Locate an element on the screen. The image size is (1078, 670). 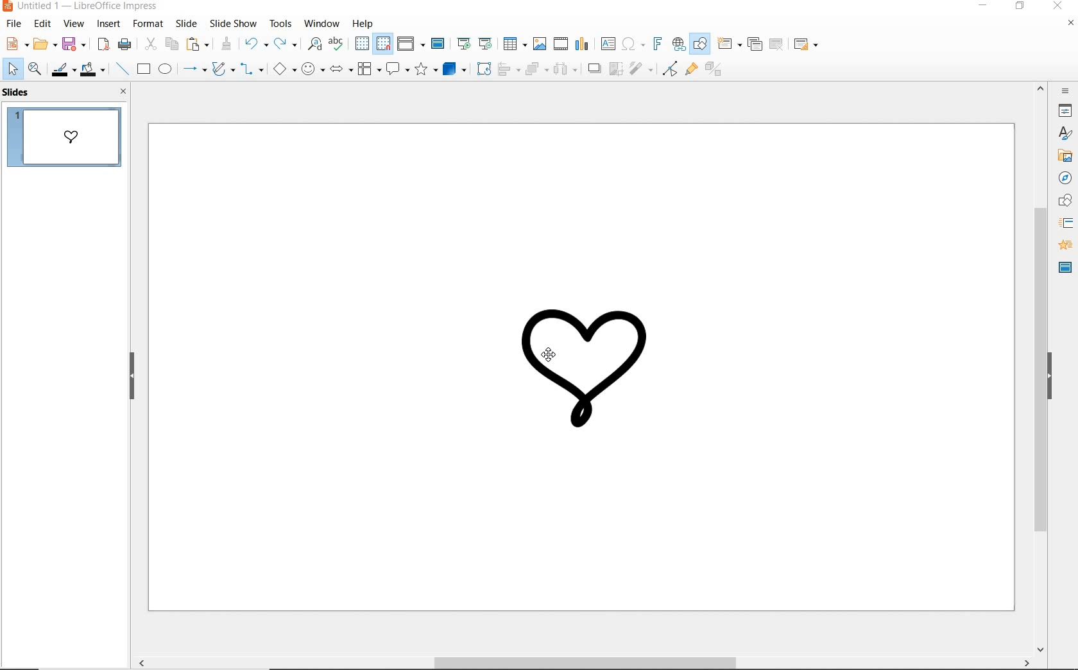
flowchart is located at coordinates (369, 69).